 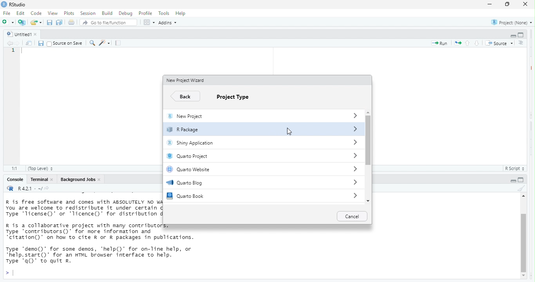 I want to click on Profile, so click(x=146, y=13).